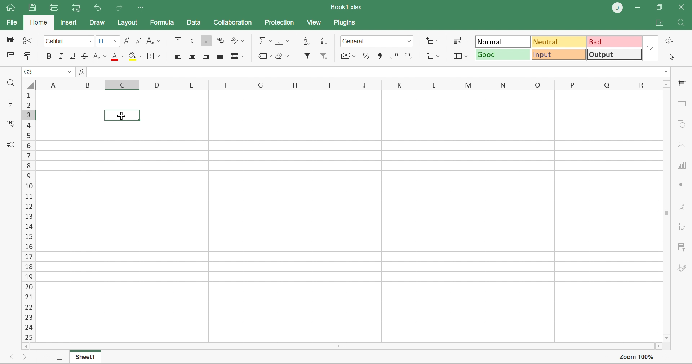  Describe the element at coordinates (12, 145) in the screenshot. I see `Feedback & support` at that location.